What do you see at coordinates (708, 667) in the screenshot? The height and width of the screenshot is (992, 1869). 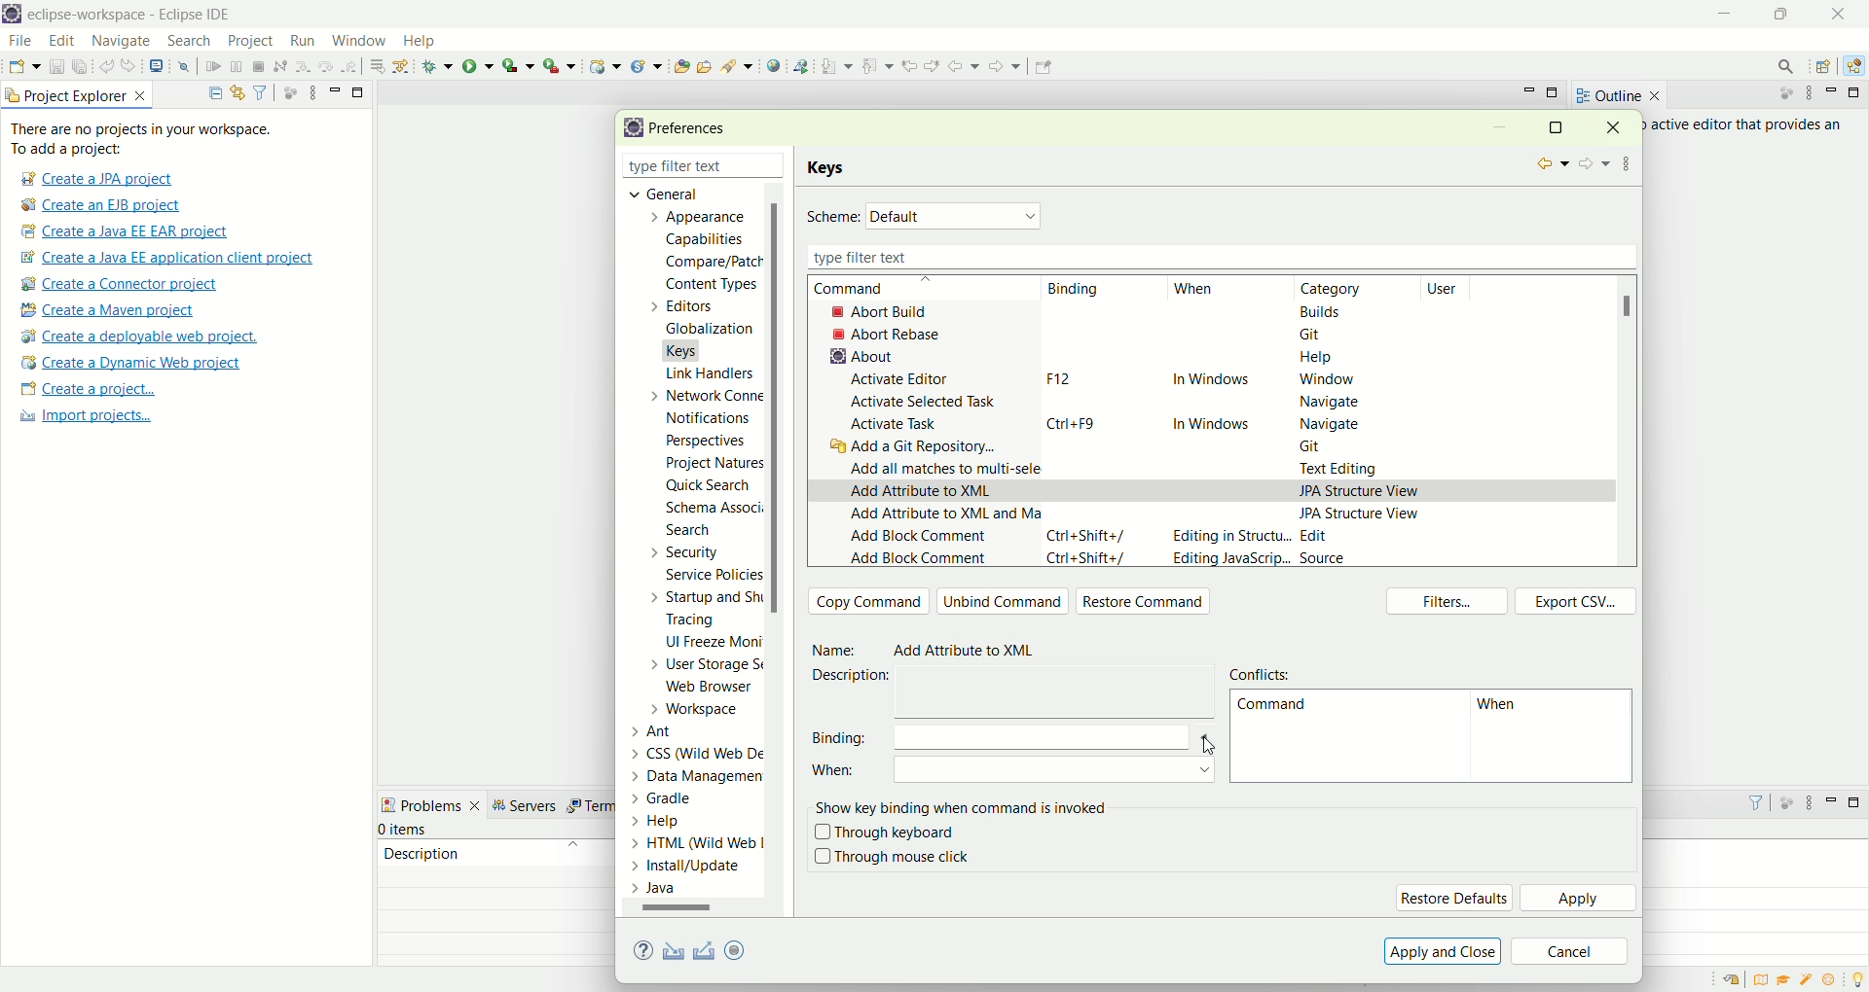 I see `user storage service` at bounding box center [708, 667].